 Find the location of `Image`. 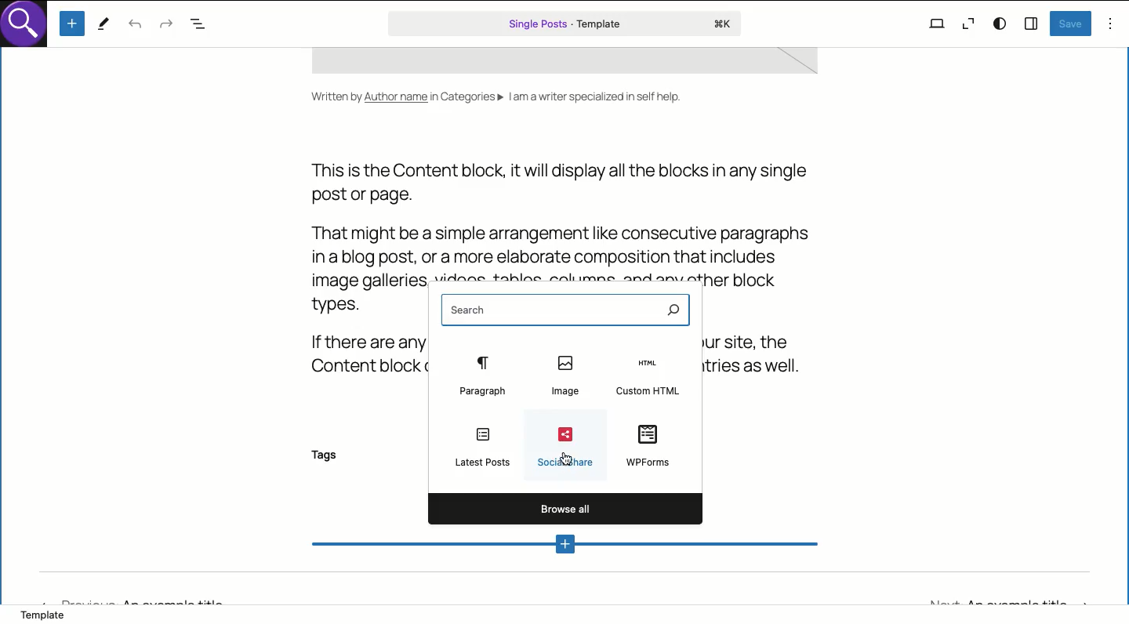

Image is located at coordinates (568, 375).